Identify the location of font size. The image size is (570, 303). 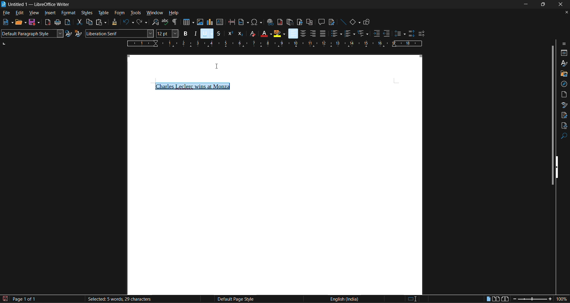
(167, 33).